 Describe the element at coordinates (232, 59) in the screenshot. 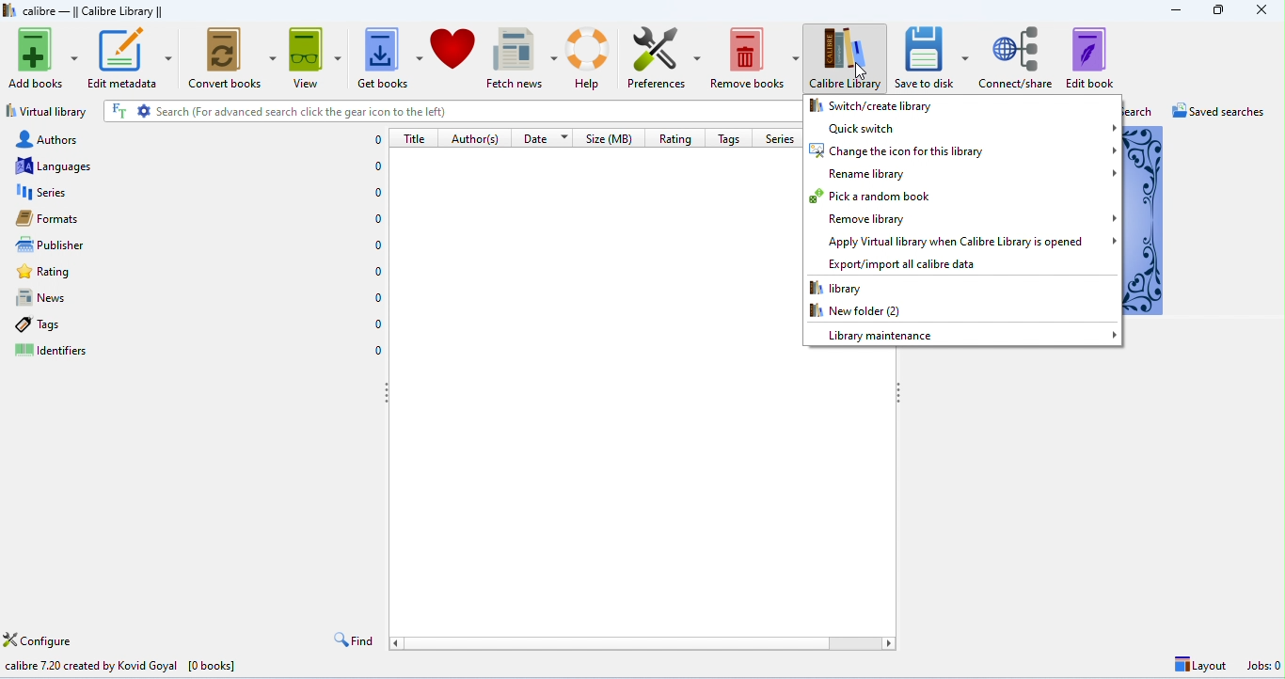

I see `convert metadata` at that location.